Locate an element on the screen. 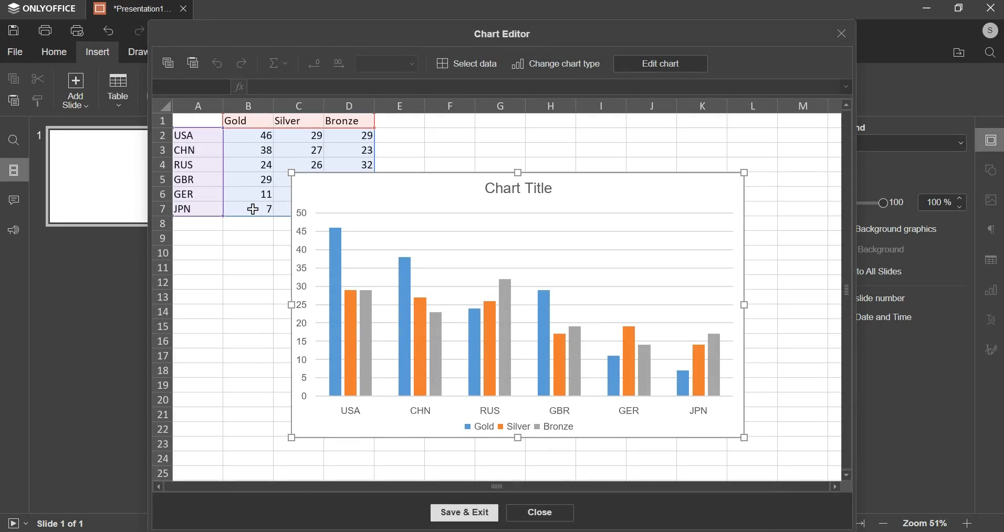  columns is located at coordinates (504, 104).